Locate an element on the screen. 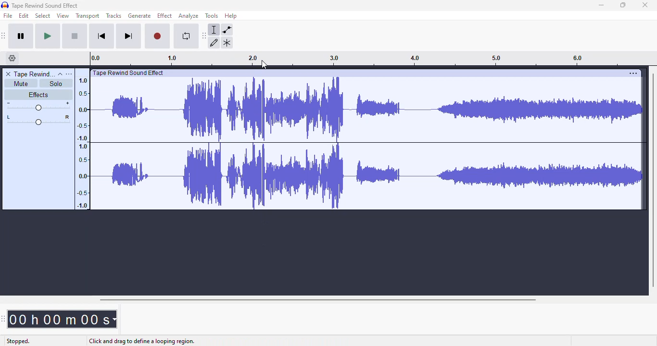  horizontal scroll bar is located at coordinates (316, 299).